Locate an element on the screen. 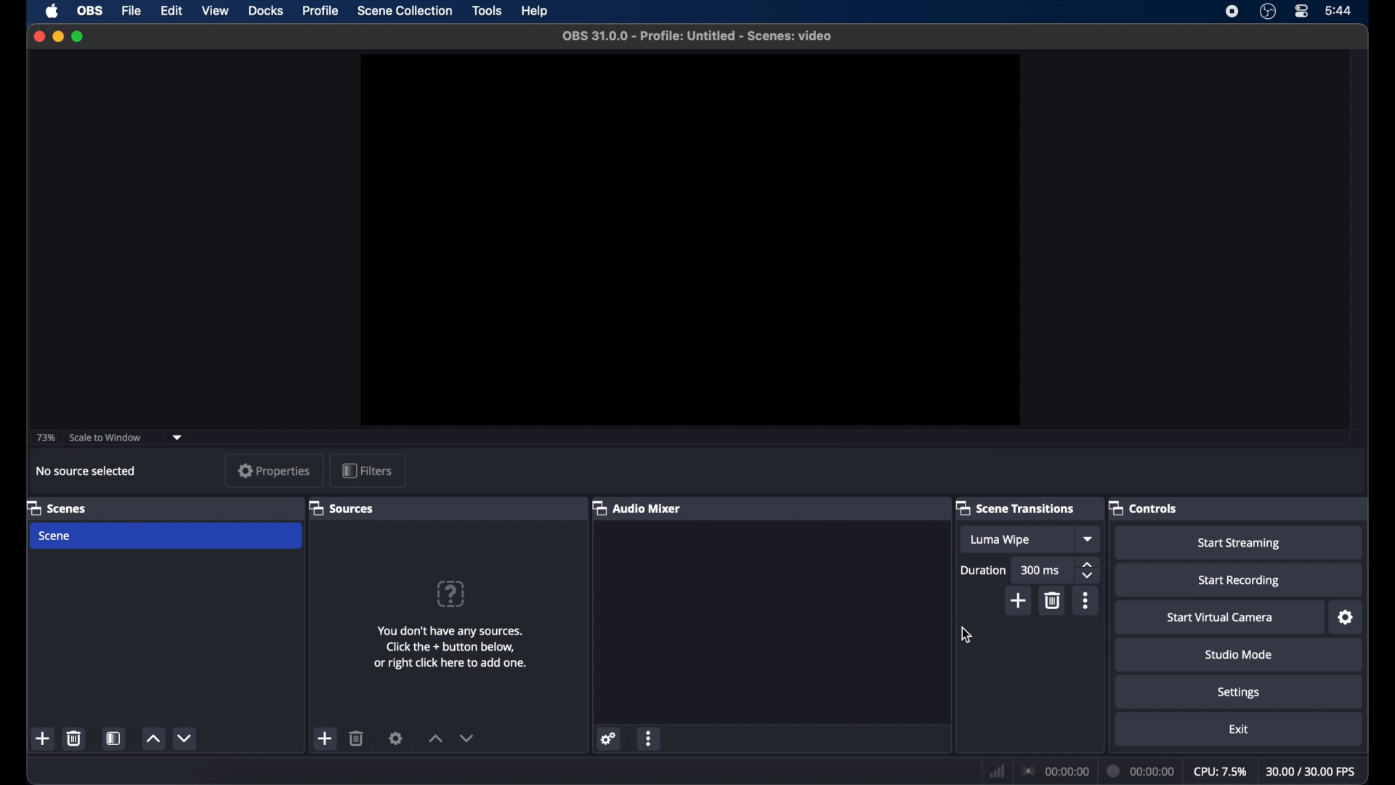 This screenshot has width=1395, height=785. start virtual camera is located at coordinates (1220, 617).